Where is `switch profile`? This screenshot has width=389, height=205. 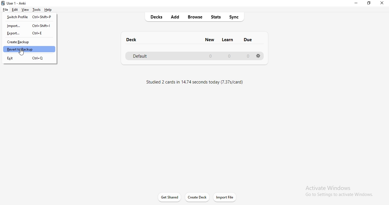
switch profile is located at coordinates (29, 18).